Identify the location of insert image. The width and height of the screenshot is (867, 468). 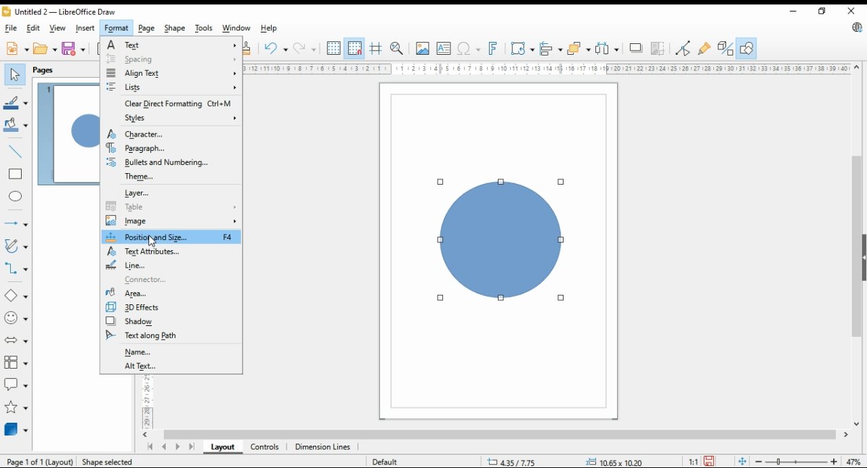
(423, 48).